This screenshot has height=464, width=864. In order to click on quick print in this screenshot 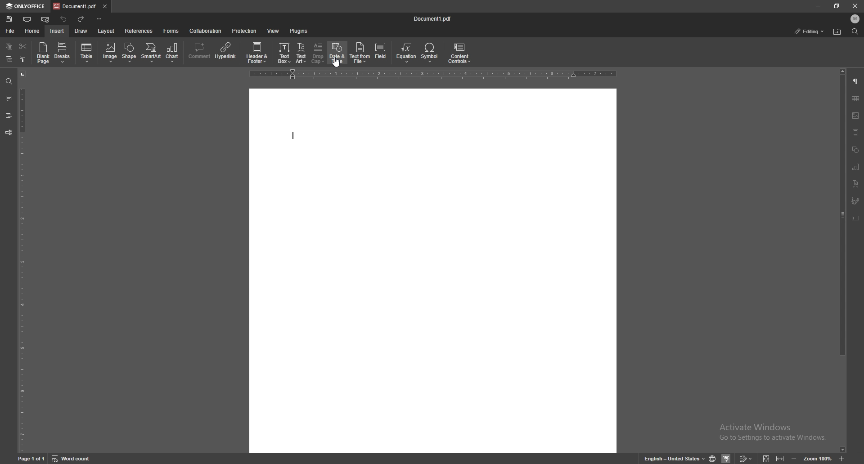, I will do `click(45, 20)`.